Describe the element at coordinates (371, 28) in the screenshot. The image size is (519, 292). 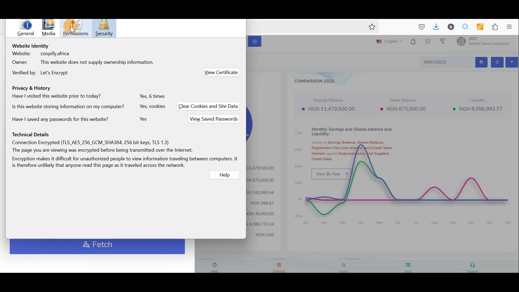
I see `Bookmark this page` at that location.